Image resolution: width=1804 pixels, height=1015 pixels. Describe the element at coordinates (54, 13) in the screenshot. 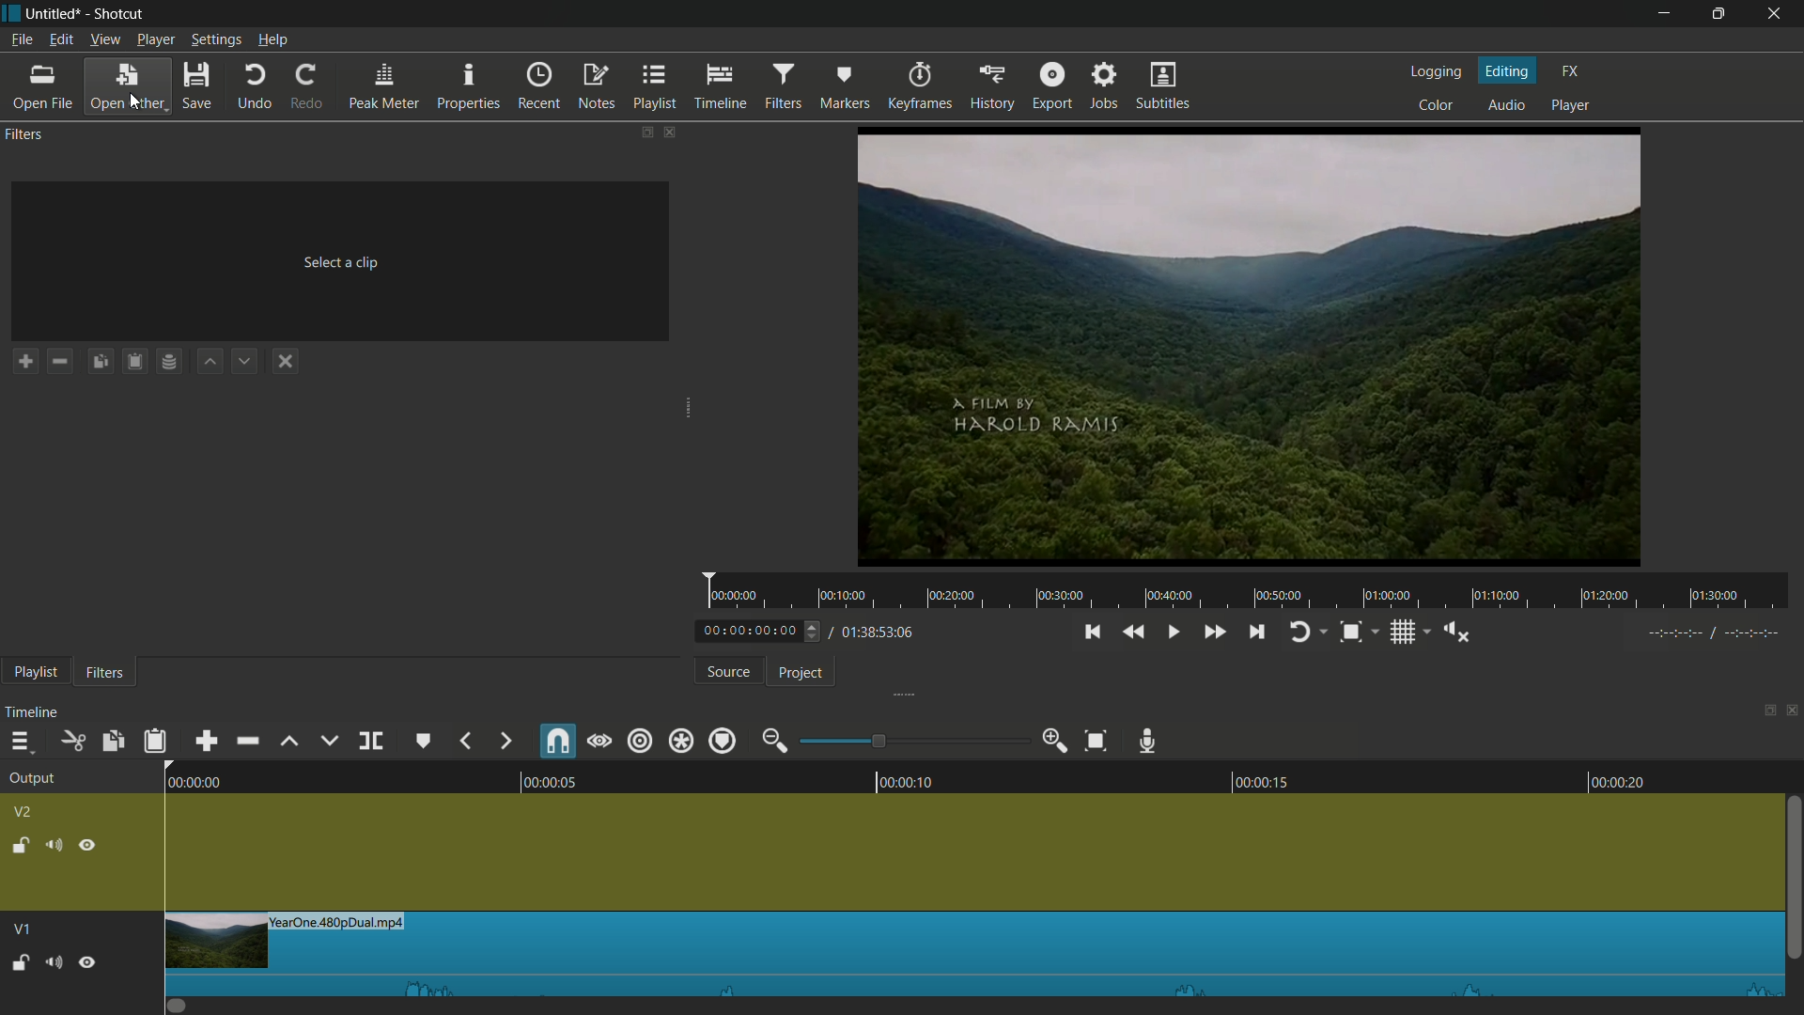

I see `project name` at that location.